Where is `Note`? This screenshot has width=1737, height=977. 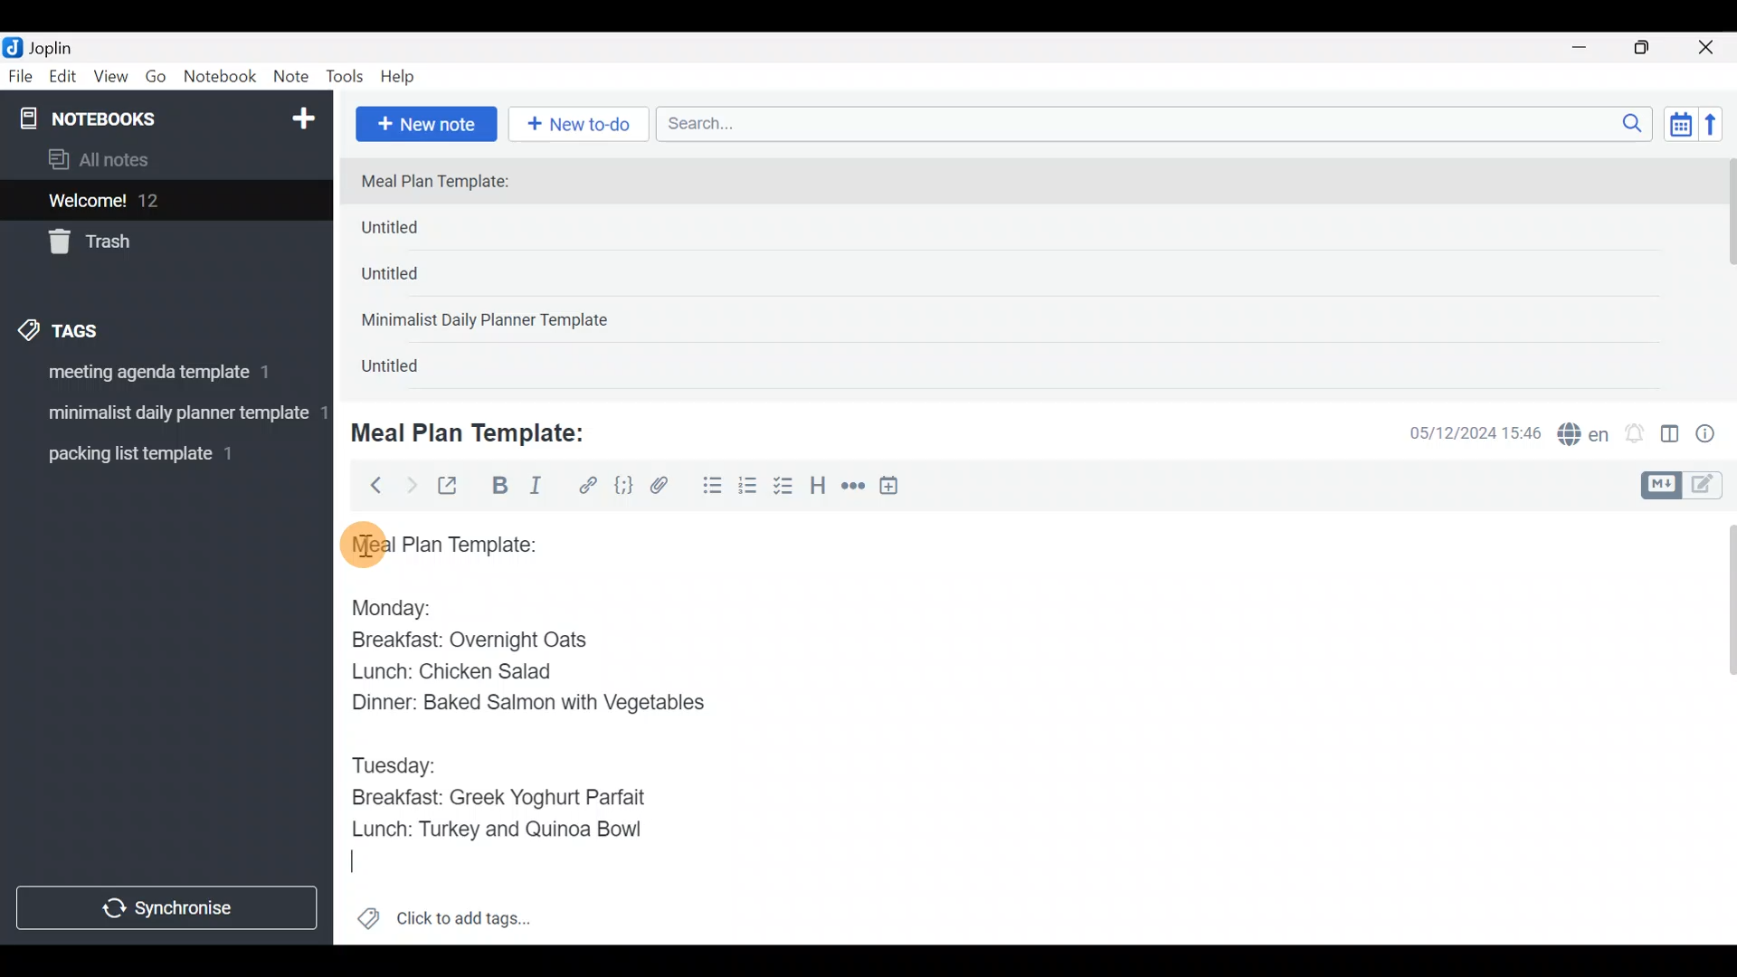
Note is located at coordinates (295, 78).